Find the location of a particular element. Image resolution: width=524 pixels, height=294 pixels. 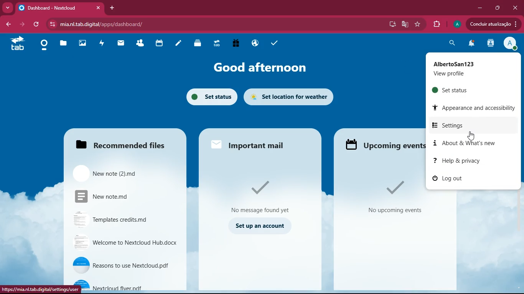

log out is located at coordinates (446, 178).